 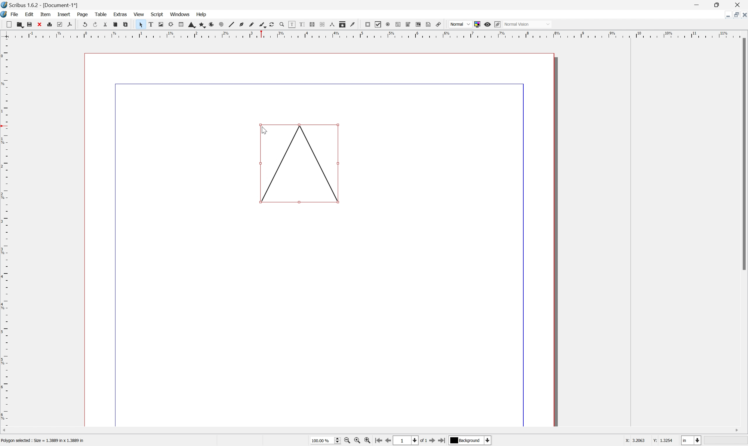 I want to click on Minimize, so click(x=697, y=4).